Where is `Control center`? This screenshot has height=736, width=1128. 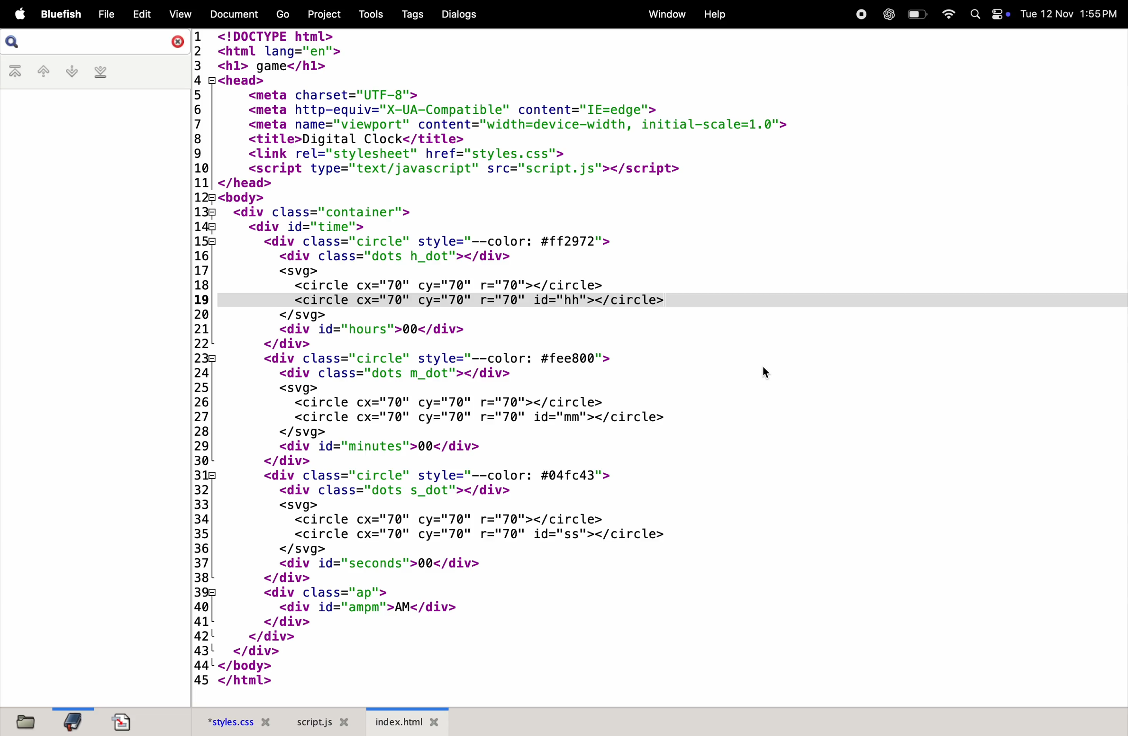
Control center is located at coordinates (1000, 16).